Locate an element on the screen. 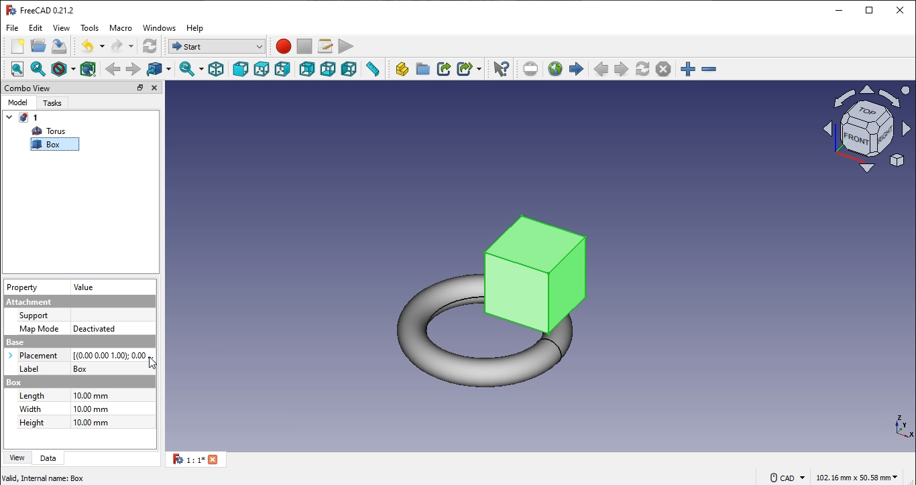 The image size is (916, 485). whats this is located at coordinates (501, 68).